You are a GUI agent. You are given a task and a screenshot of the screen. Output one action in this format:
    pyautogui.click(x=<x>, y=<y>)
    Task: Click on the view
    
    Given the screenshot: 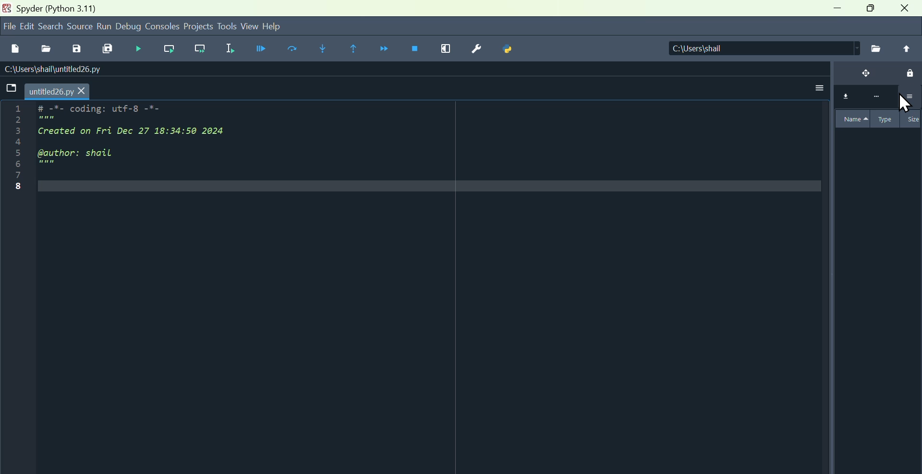 What is the action you would take?
    pyautogui.click(x=249, y=26)
    